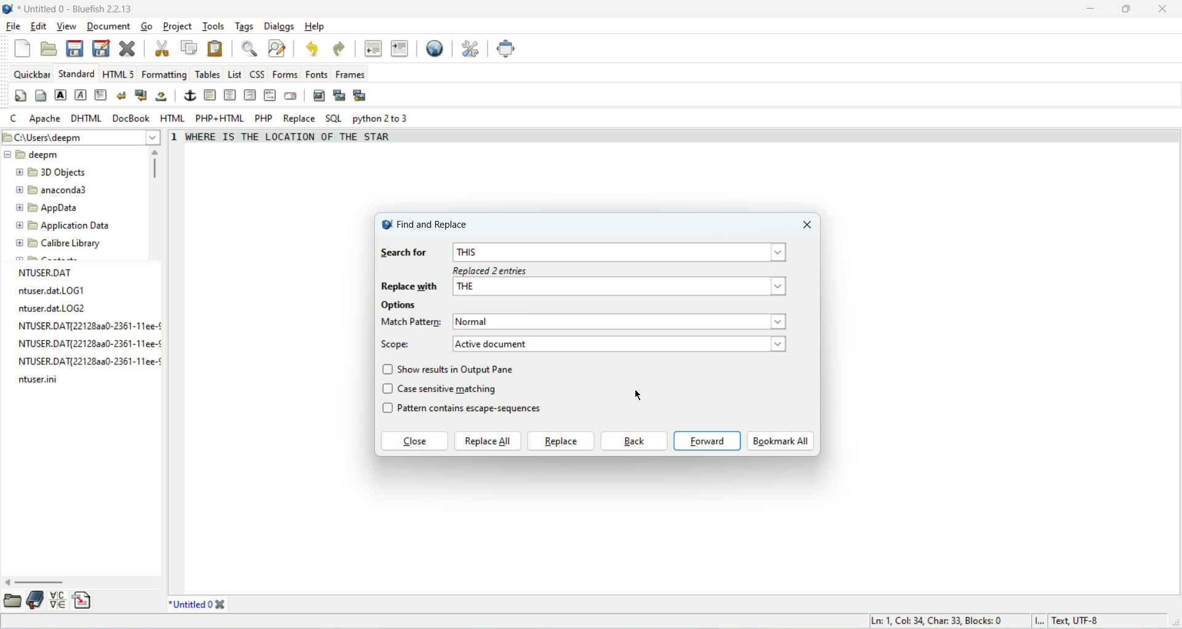 The height and width of the screenshot is (629, 1182). What do you see at coordinates (157, 202) in the screenshot?
I see `scroll bar` at bounding box center [157, 202].